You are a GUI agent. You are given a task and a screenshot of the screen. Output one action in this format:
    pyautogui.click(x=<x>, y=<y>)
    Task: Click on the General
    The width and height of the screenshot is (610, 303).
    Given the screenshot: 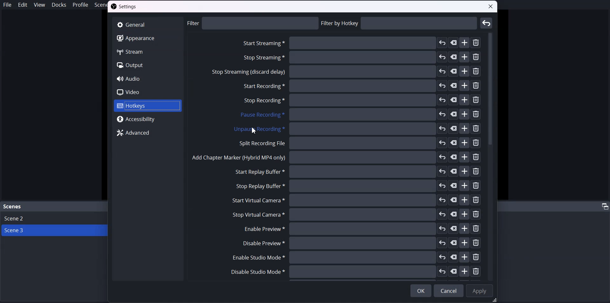 What is the action you would take?
    pyautogui.click(x=147, y=24)
    